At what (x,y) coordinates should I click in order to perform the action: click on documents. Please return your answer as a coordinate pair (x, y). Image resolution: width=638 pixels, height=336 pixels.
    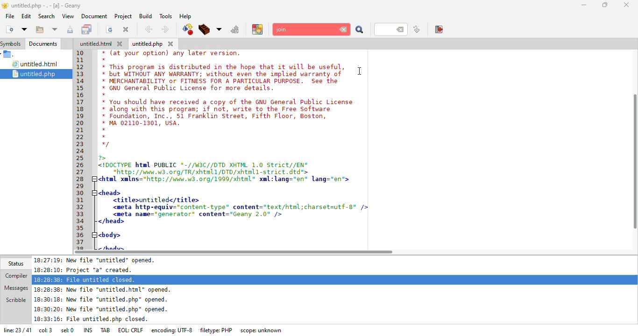
    Looking at the image, I should click on (43, 44).